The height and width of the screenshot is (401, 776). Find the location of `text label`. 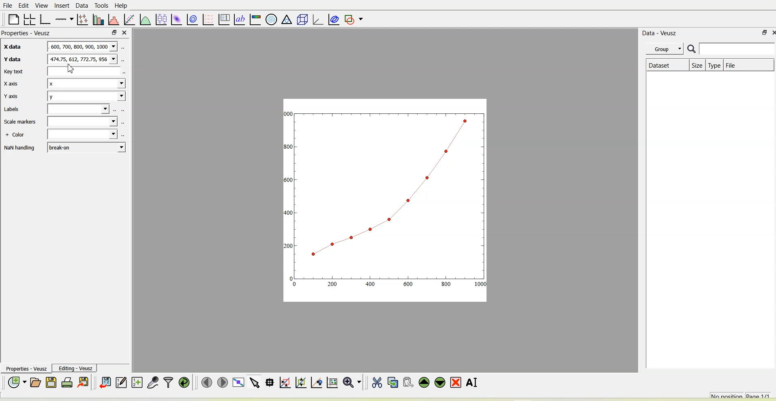

text label is located at coordinates (239, 19).